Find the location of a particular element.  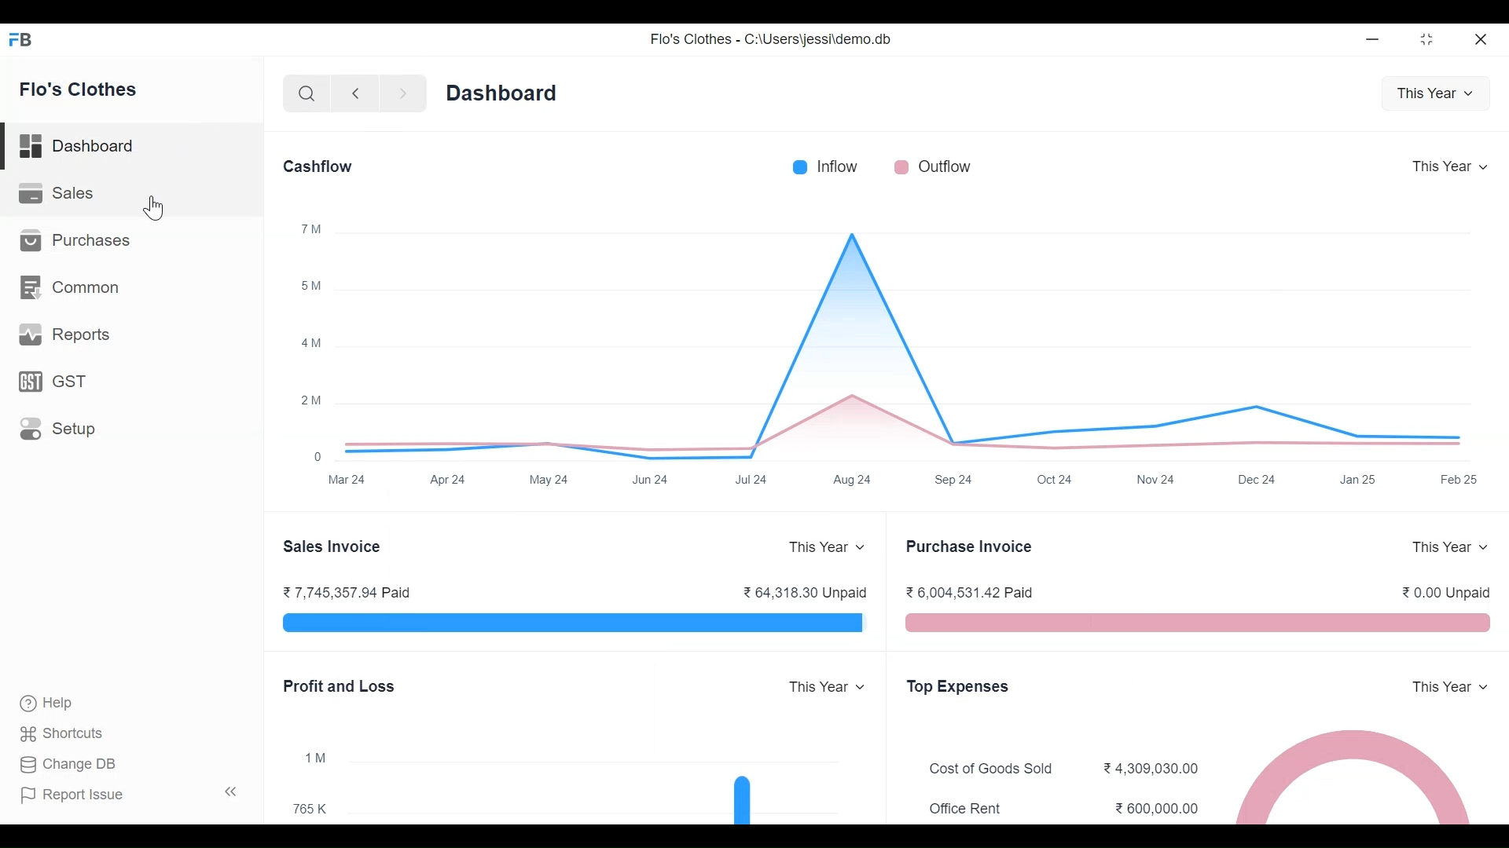

Flo's Clothes is located at coordinates (81, 89).